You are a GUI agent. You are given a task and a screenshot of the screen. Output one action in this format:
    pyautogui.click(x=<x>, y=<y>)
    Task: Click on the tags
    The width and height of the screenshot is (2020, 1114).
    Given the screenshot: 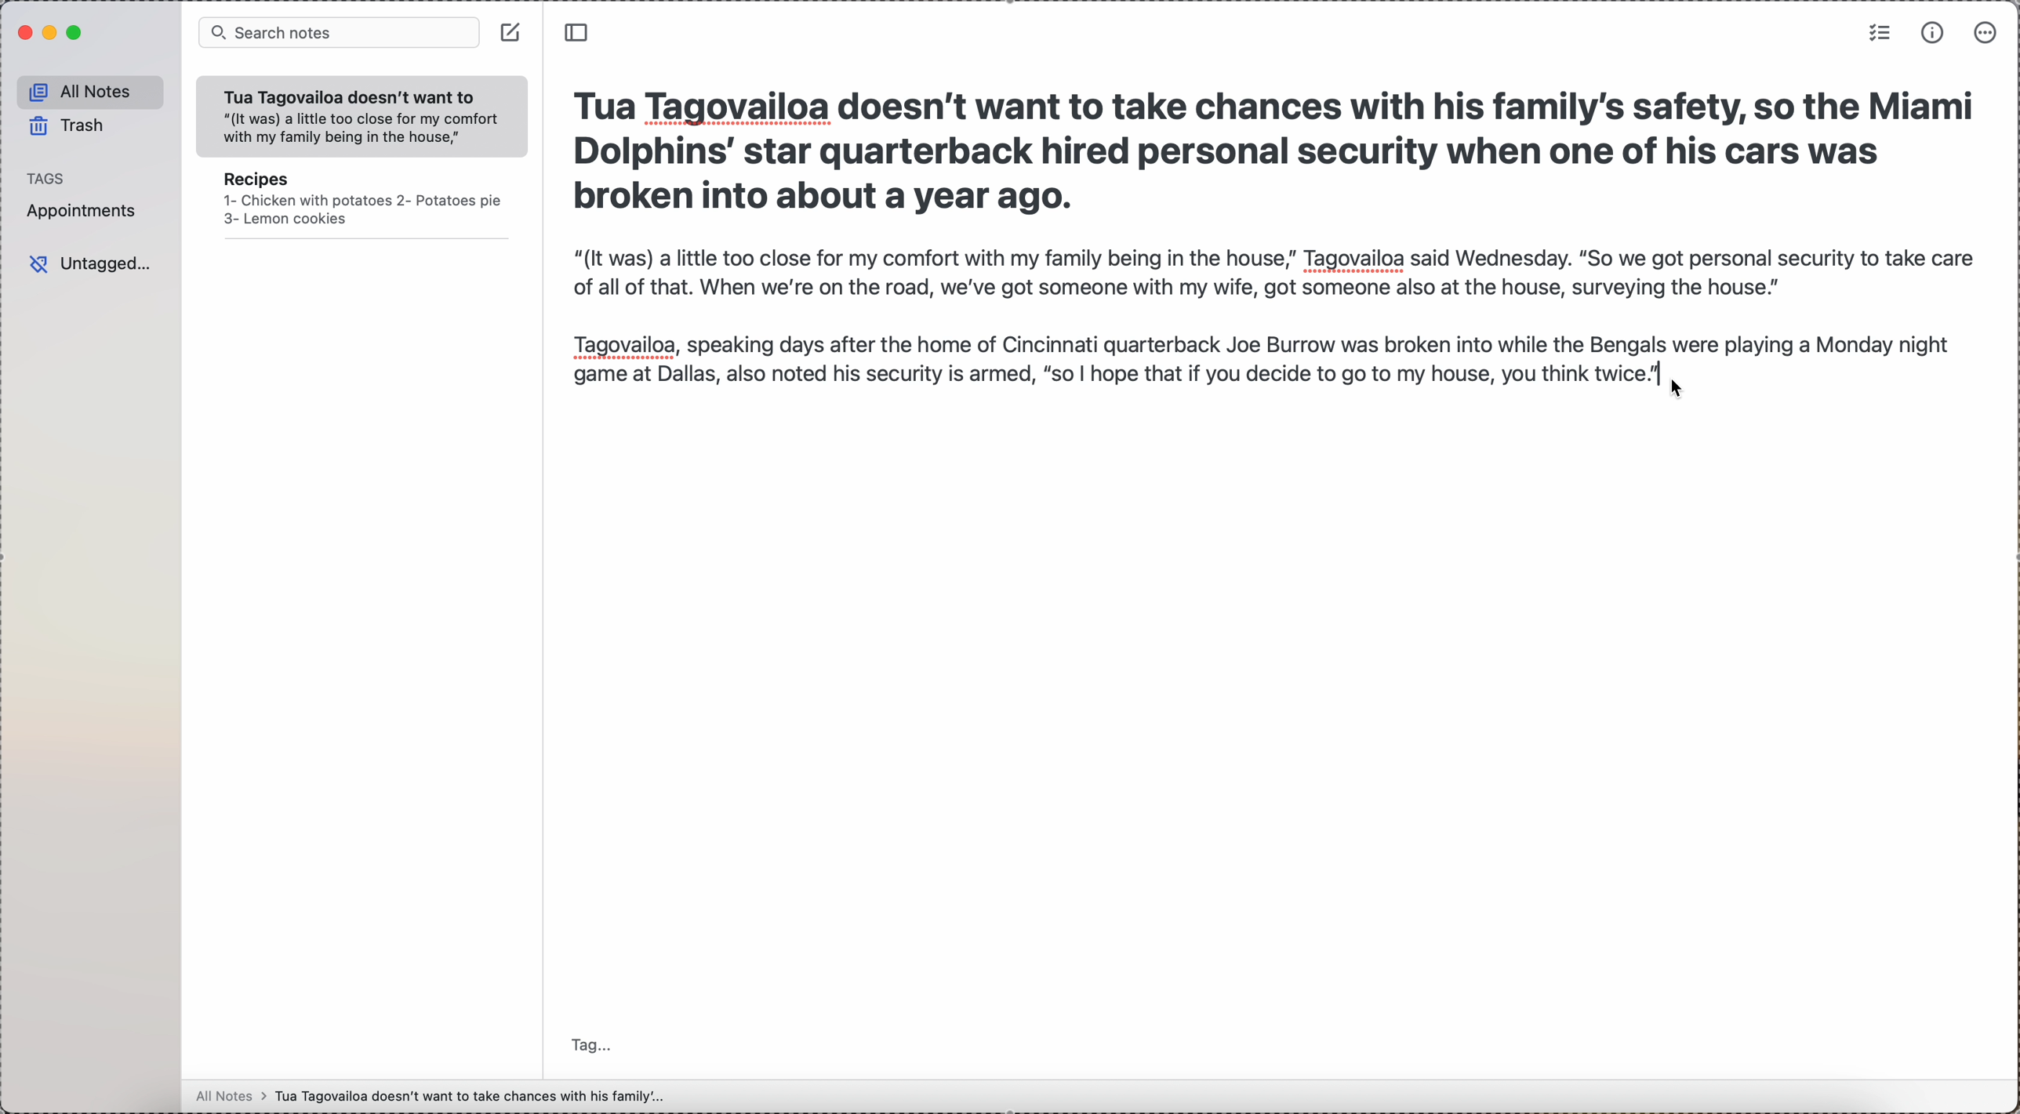 What is the action you would take?
    pyautogui.click(x=45, y=178)
    